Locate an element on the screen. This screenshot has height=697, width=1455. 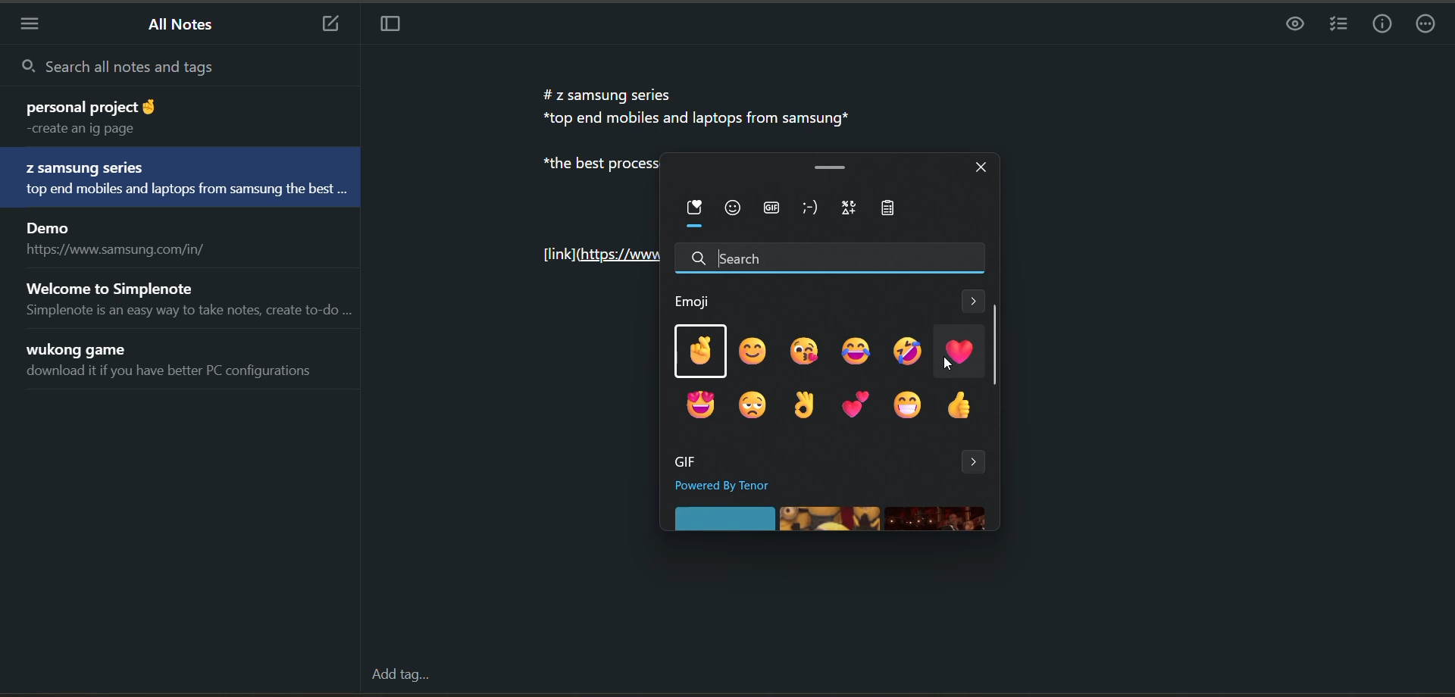
note title and preview is located at coordinates (120, 240).